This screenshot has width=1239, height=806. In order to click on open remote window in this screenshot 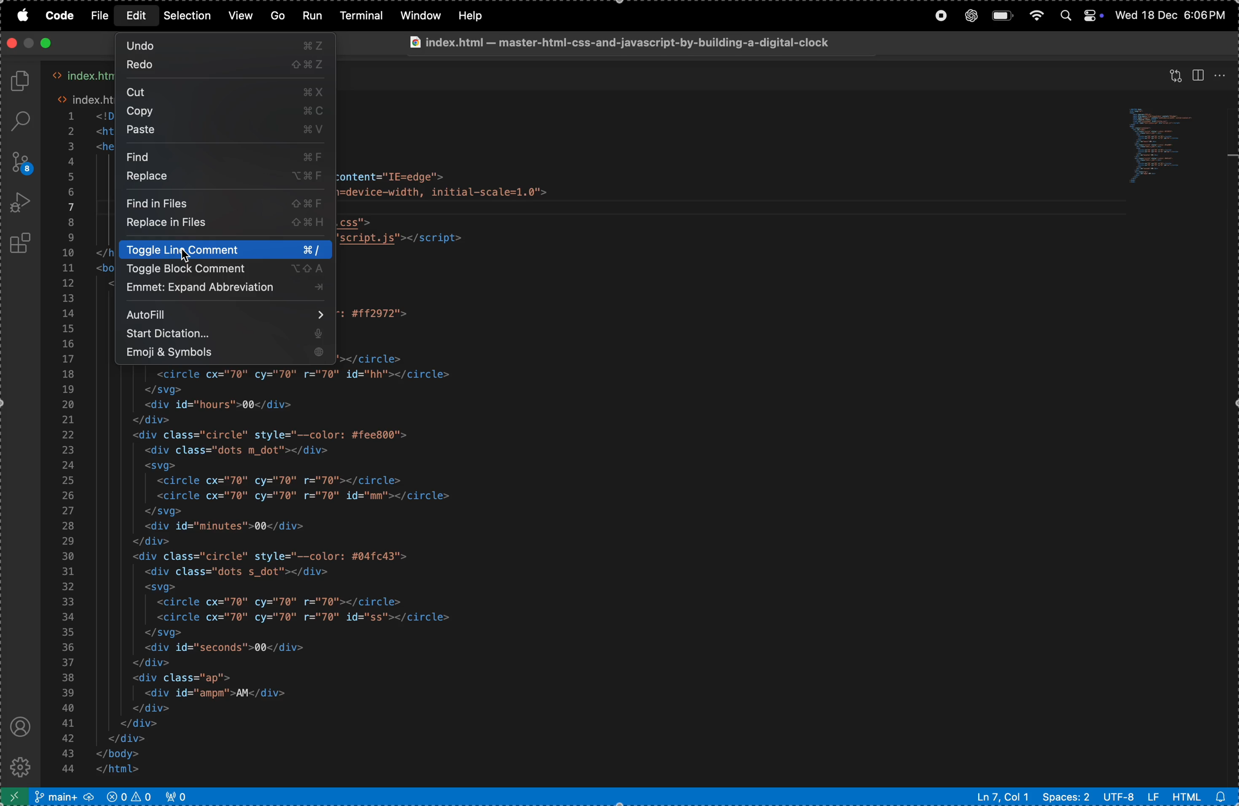, I will do `click(15, 797)`.